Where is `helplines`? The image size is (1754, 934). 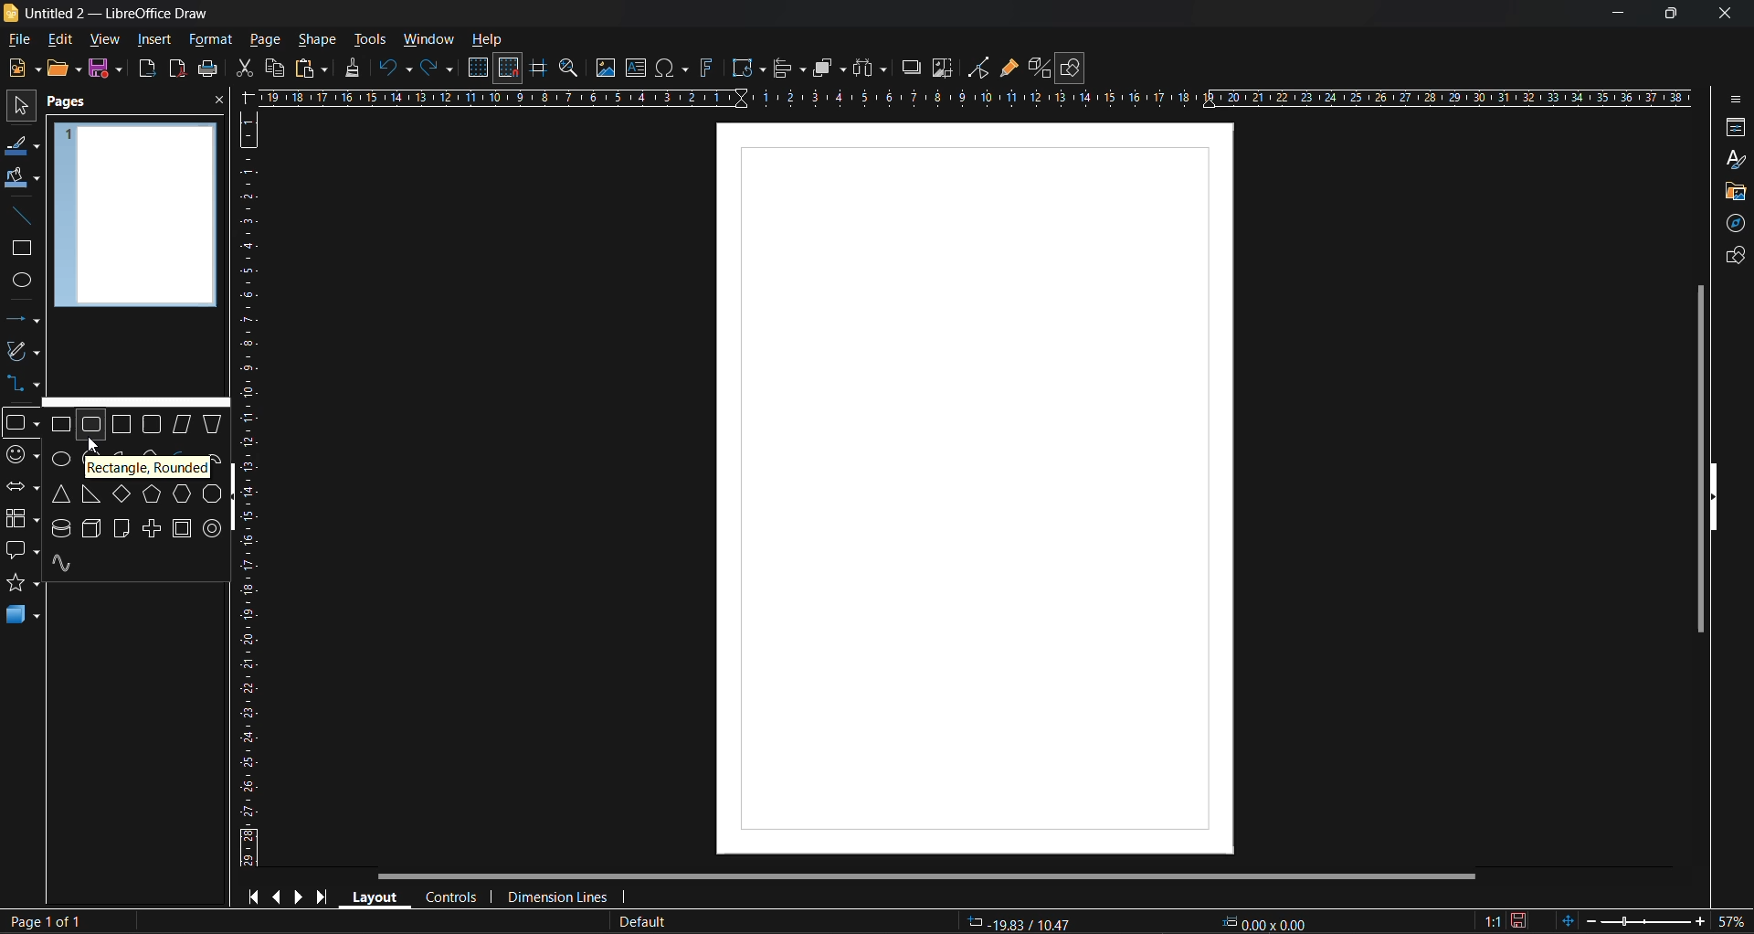 helplines is located at coordinates (536, 69).